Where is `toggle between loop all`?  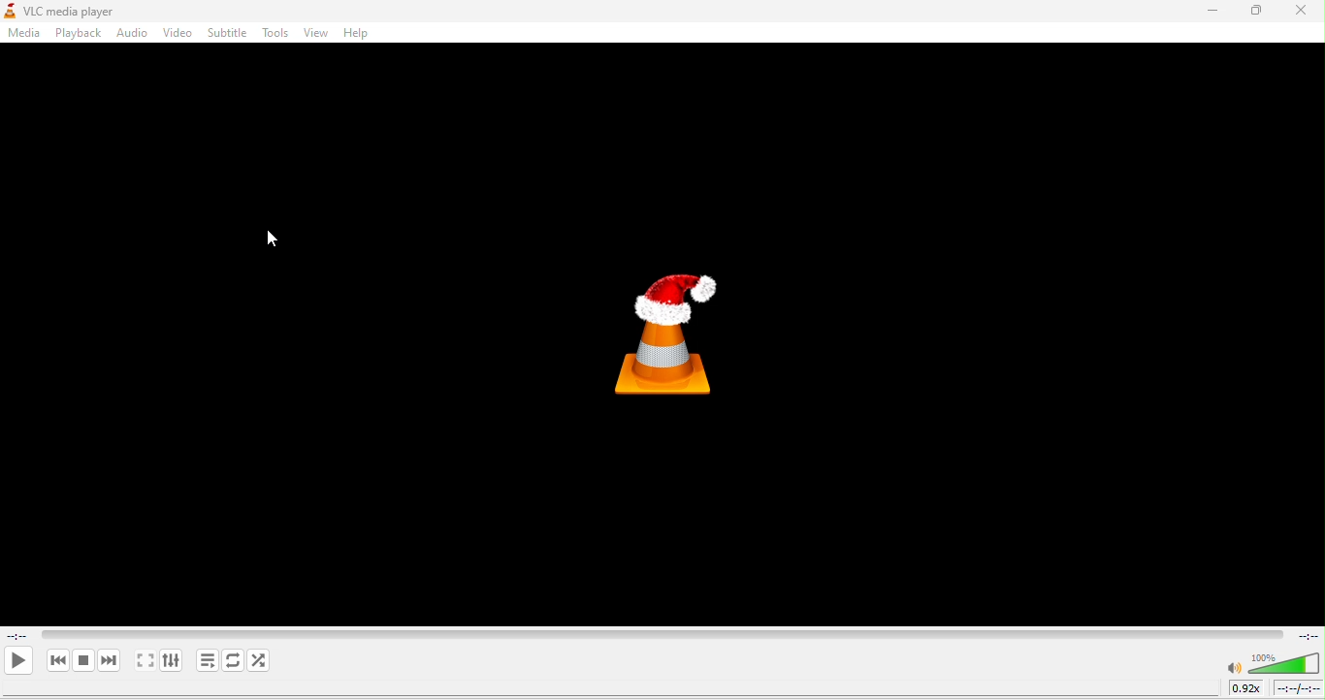
toggle between loop all is located at coordinates (234, 660).